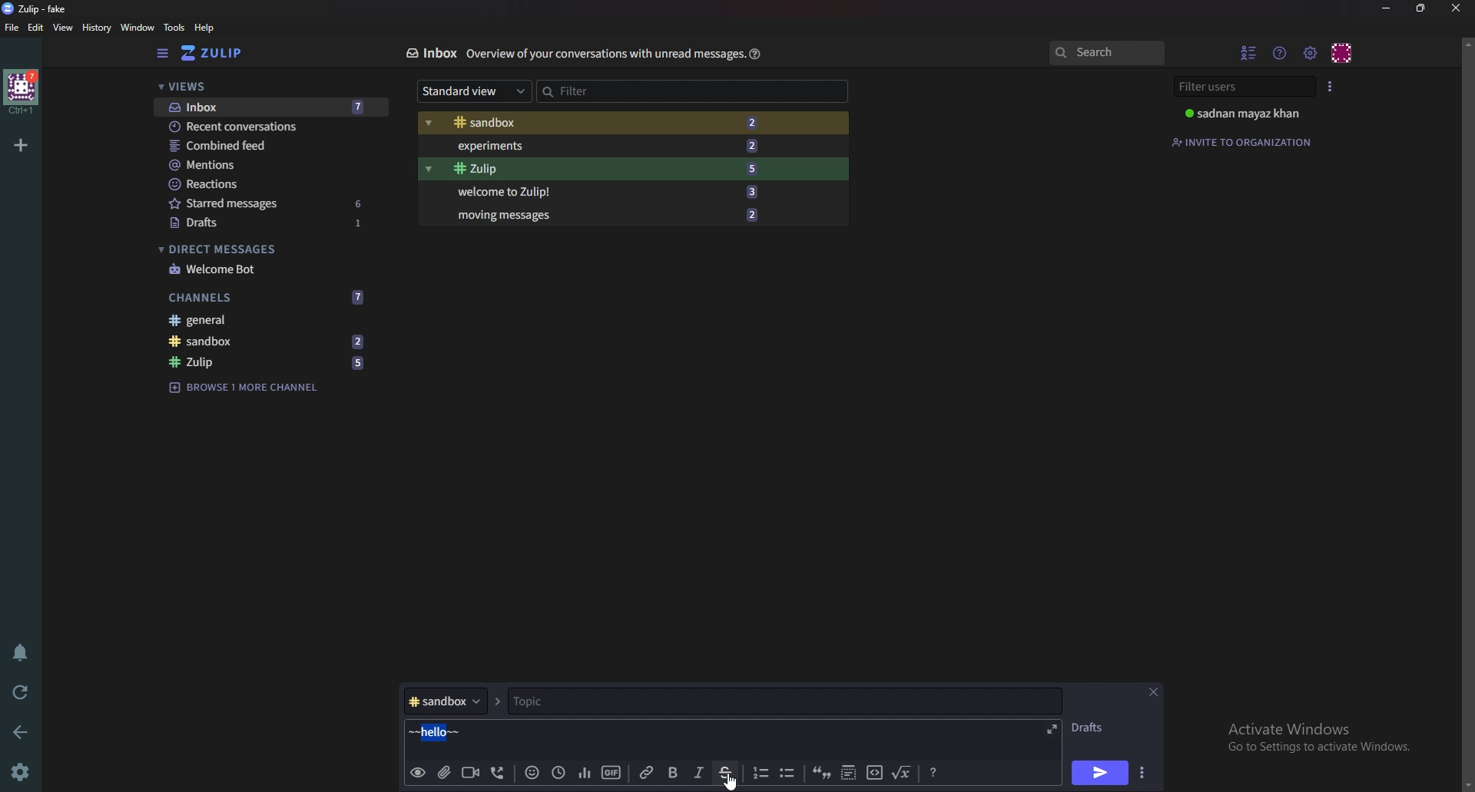 The width and height of the screenshot is (1475, 792). I want to click on Filter, so click(613, 91).